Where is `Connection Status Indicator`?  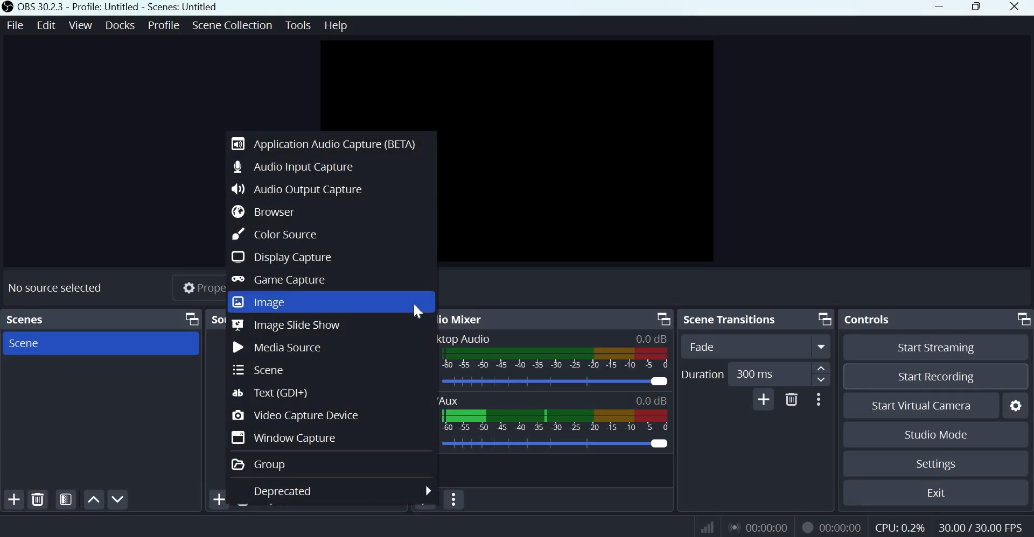 Connection Status Indicator is located at coordinates (707, 527).